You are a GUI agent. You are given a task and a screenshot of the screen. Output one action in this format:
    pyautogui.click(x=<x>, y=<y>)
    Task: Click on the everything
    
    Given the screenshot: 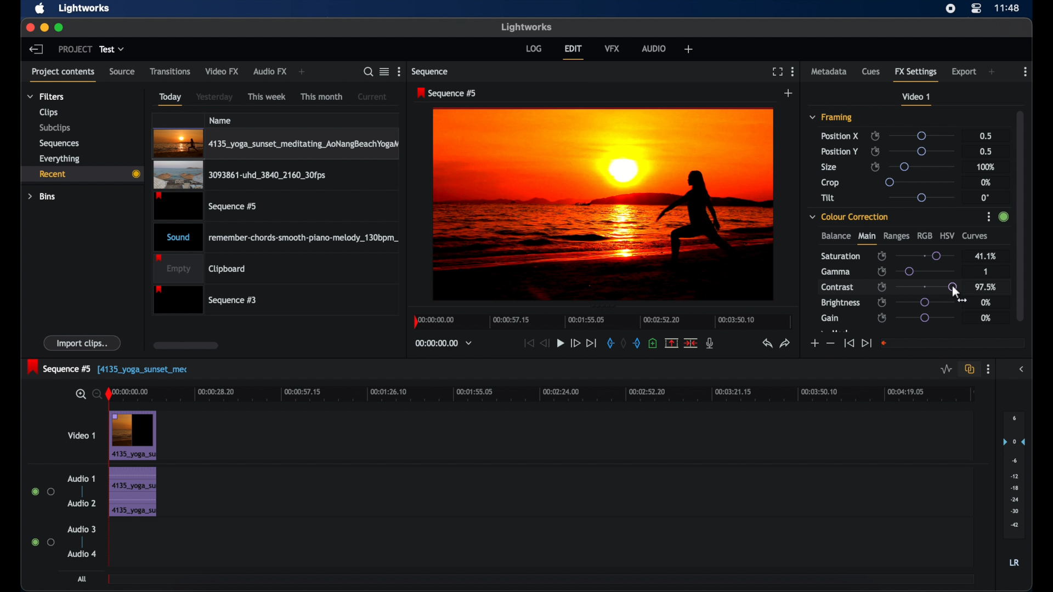 What is the action you would take?
    pyautogui.click(x=60, y=158)
    